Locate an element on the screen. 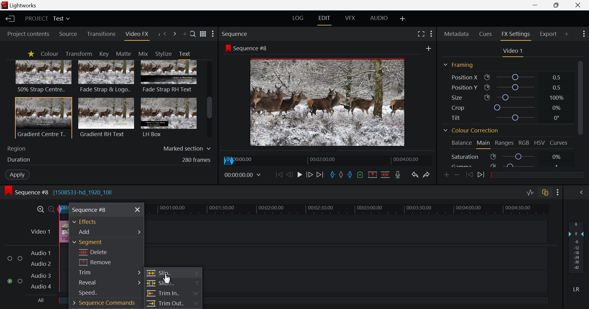  Apply is located at coordinates (16, 174).